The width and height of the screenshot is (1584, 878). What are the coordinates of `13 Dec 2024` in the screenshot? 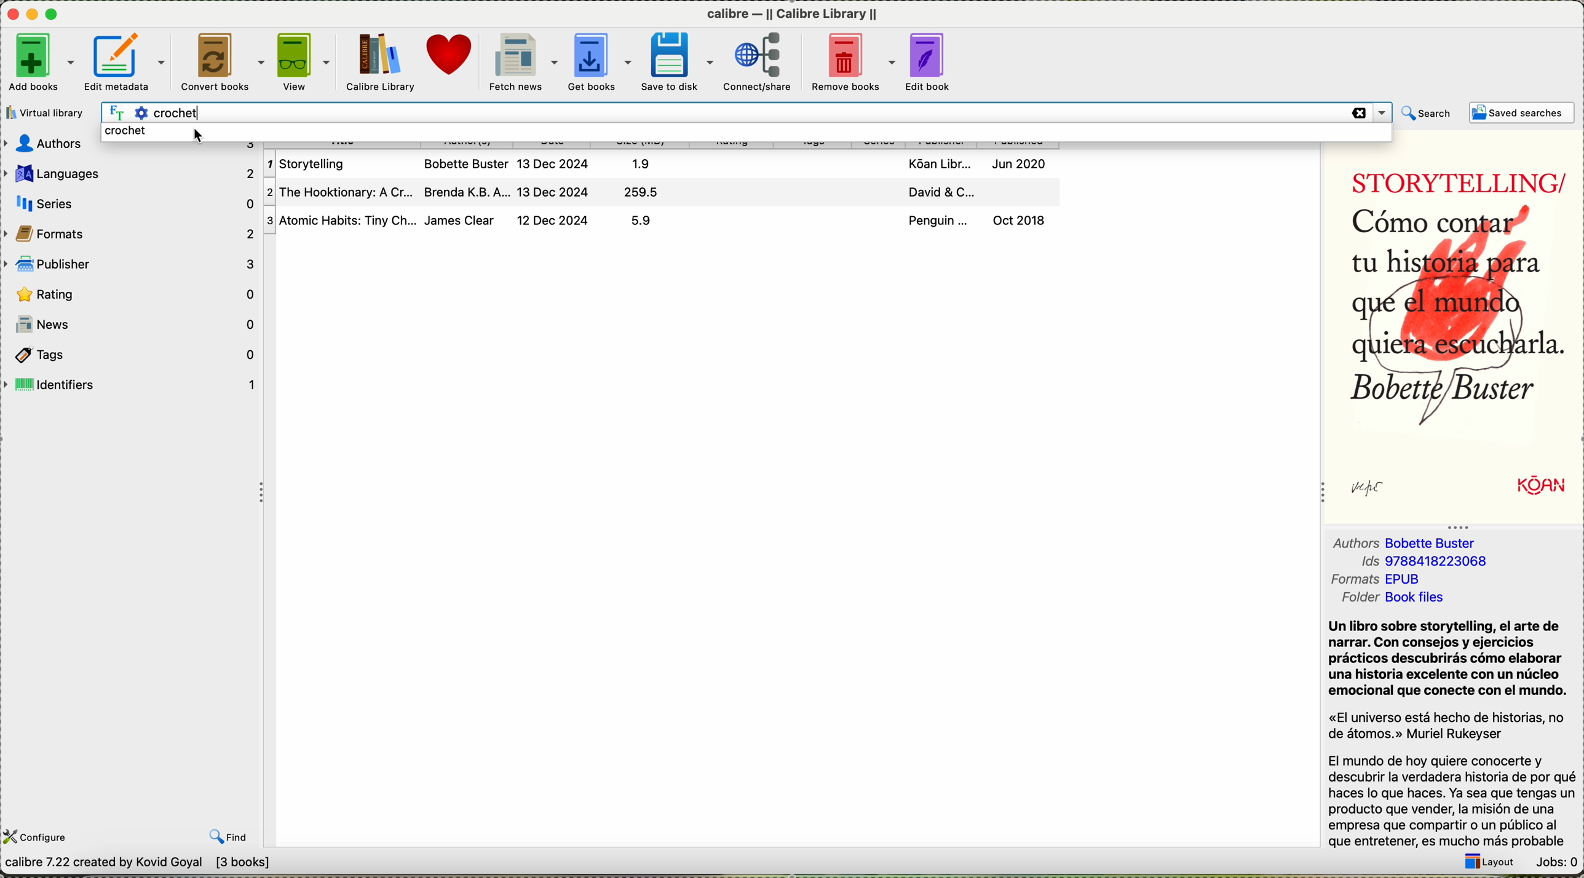 It's located at (556, 162).